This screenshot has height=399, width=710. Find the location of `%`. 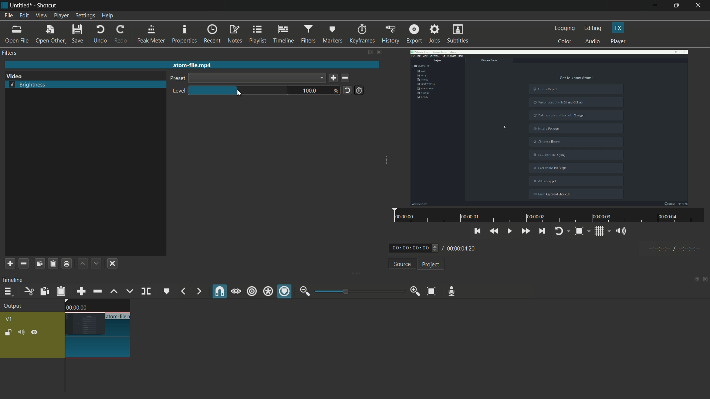

% is located at coordinates (337, 91).